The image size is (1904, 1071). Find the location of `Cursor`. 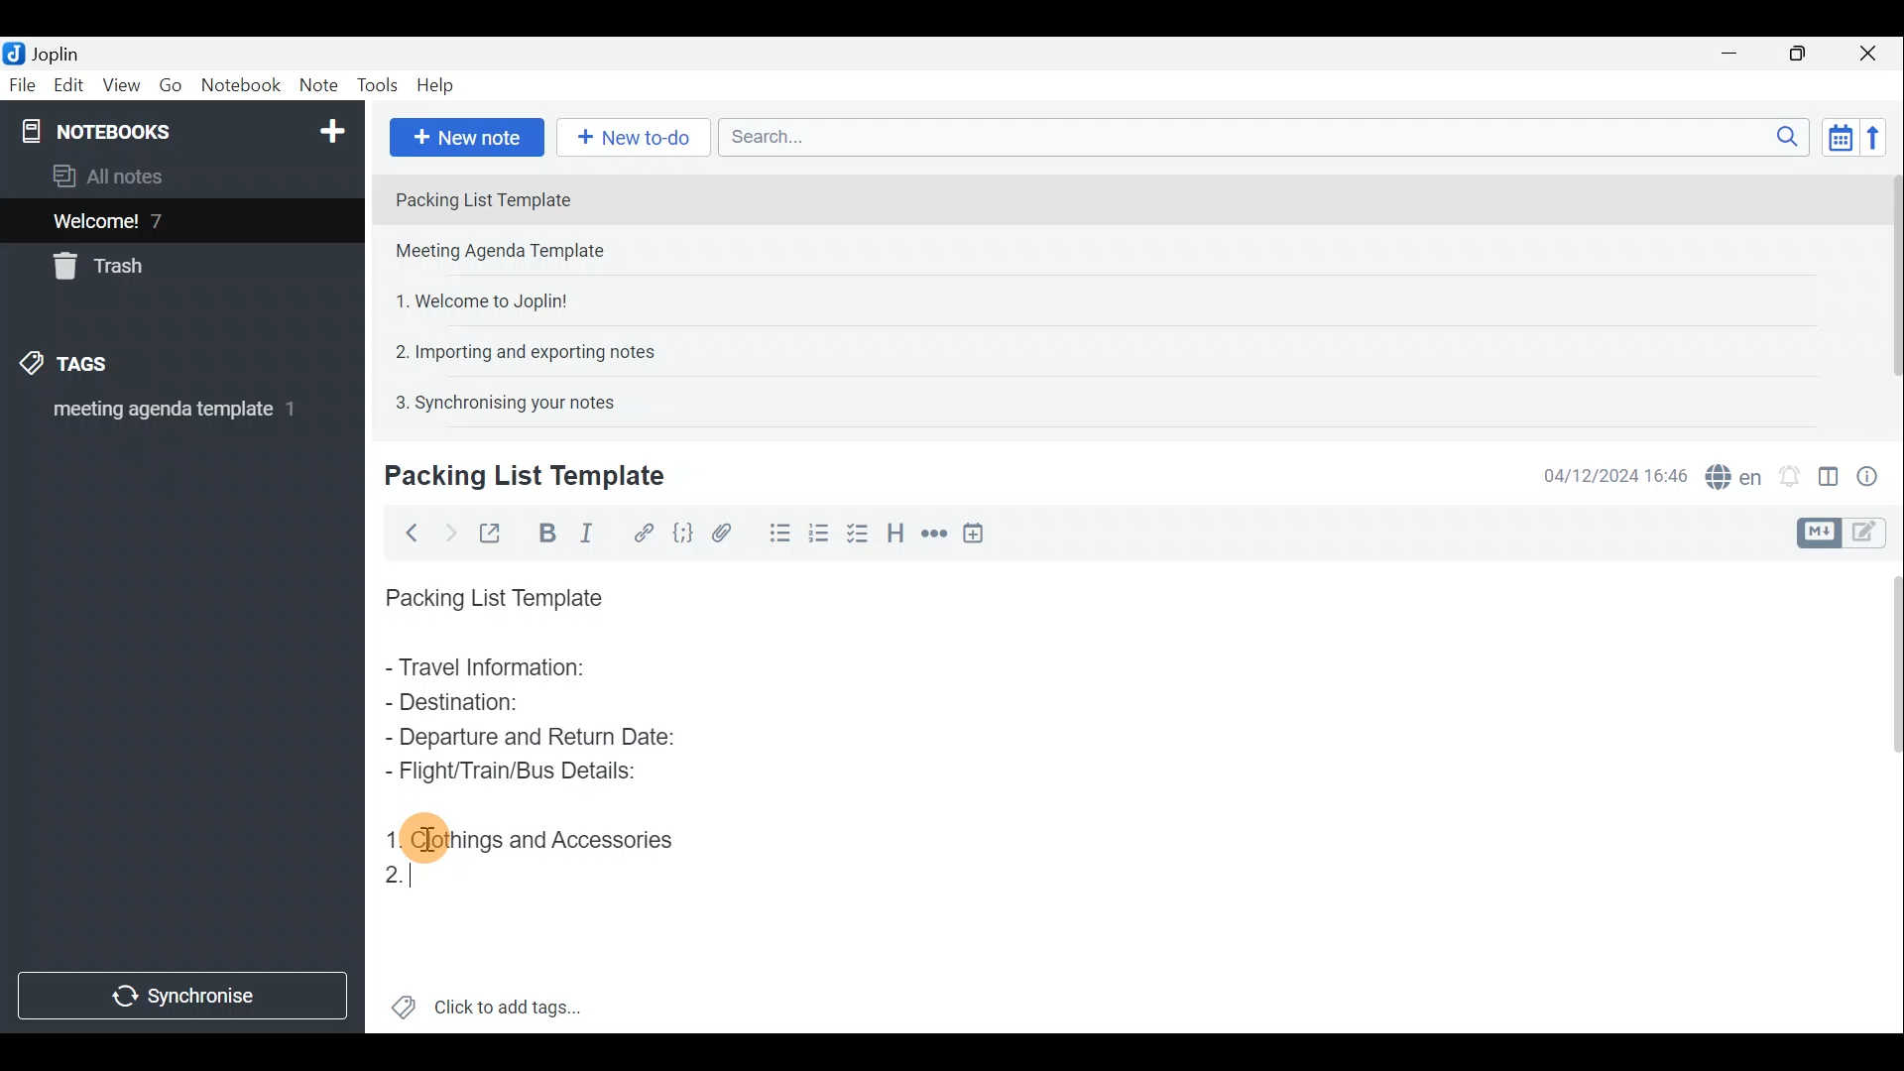

Cursor is located at coordinates (398, 882).